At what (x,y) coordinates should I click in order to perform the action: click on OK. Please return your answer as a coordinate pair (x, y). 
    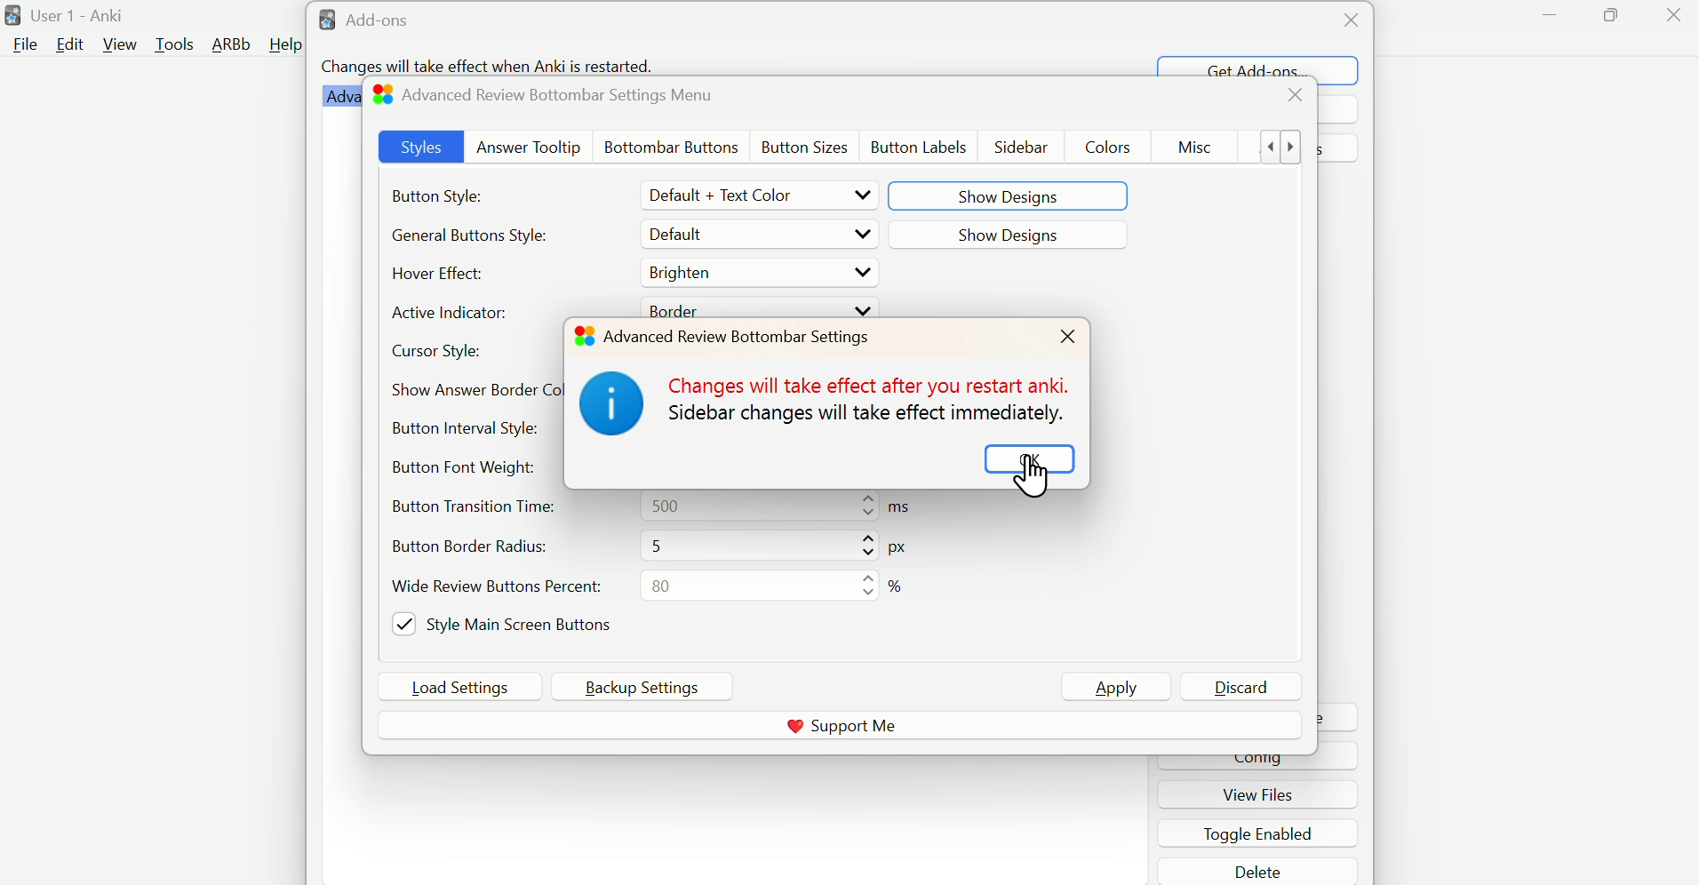
    Looking at the image, I should click on (1028, 473).